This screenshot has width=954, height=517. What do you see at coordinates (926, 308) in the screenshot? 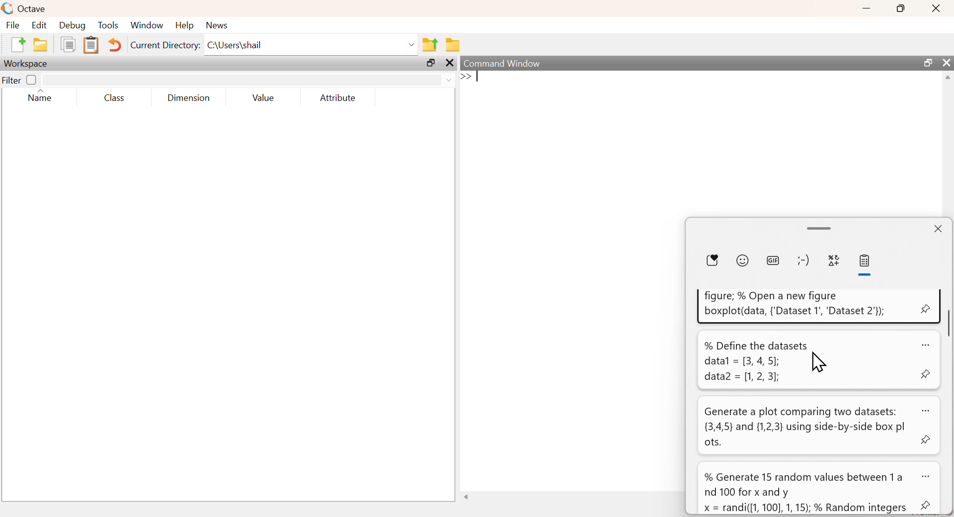
I see `pin` at bounding box center [926, 308].